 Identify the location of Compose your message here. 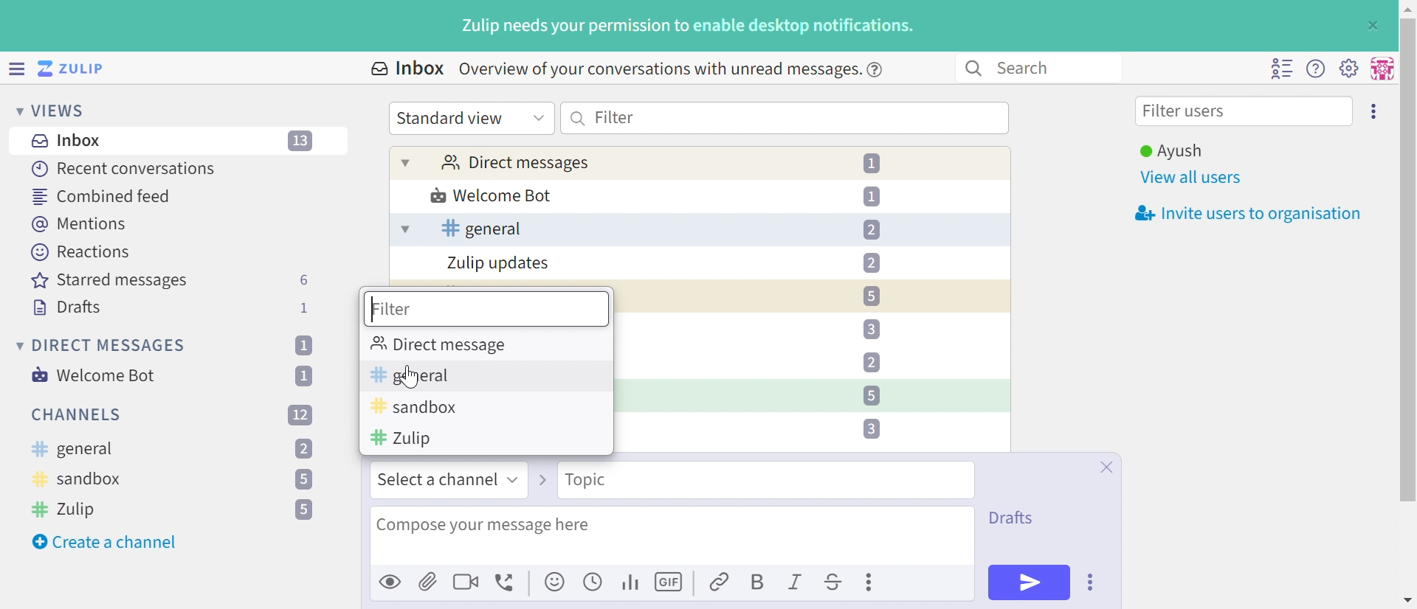
(483, 526).